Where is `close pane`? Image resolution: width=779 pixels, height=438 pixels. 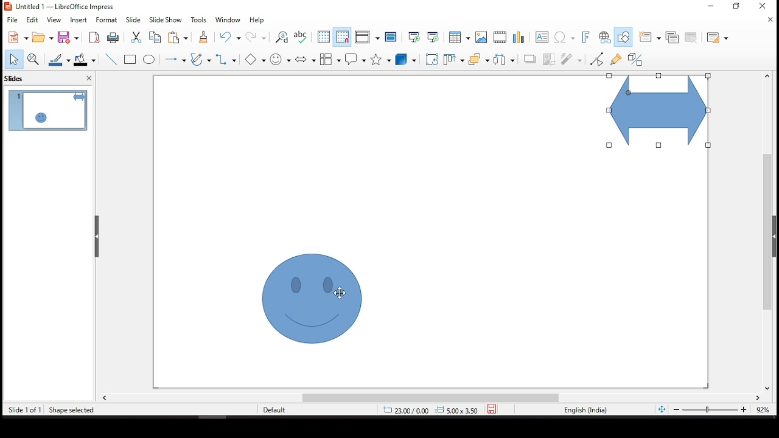
close pane is located at coordinates (87, 80).